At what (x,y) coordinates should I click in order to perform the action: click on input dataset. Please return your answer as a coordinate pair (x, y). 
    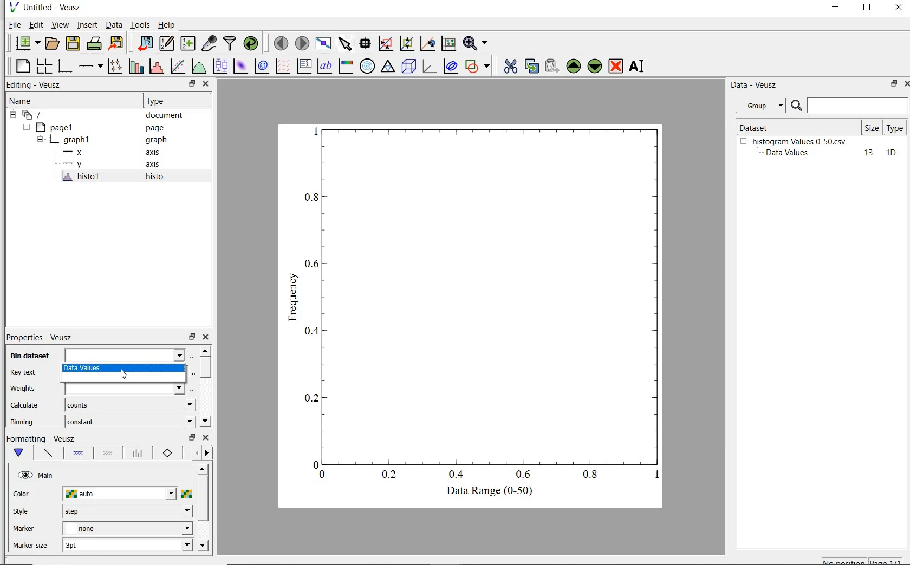
    Looking at the image, I should click on (125, 354).